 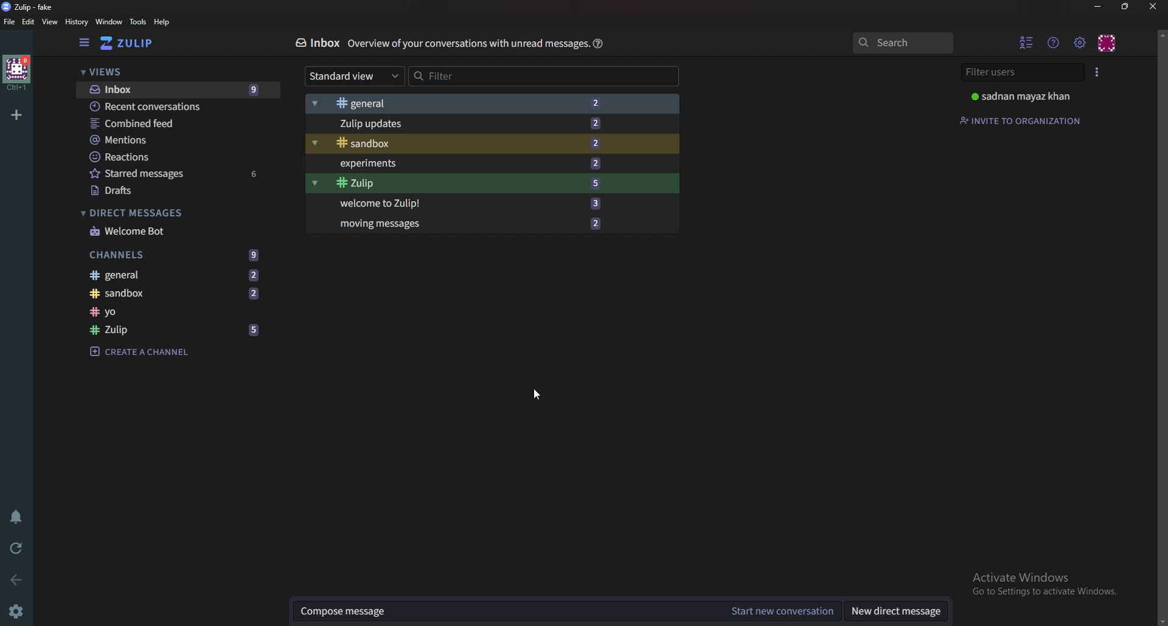 I want to click on Mentions, so click(x=165, y=141).